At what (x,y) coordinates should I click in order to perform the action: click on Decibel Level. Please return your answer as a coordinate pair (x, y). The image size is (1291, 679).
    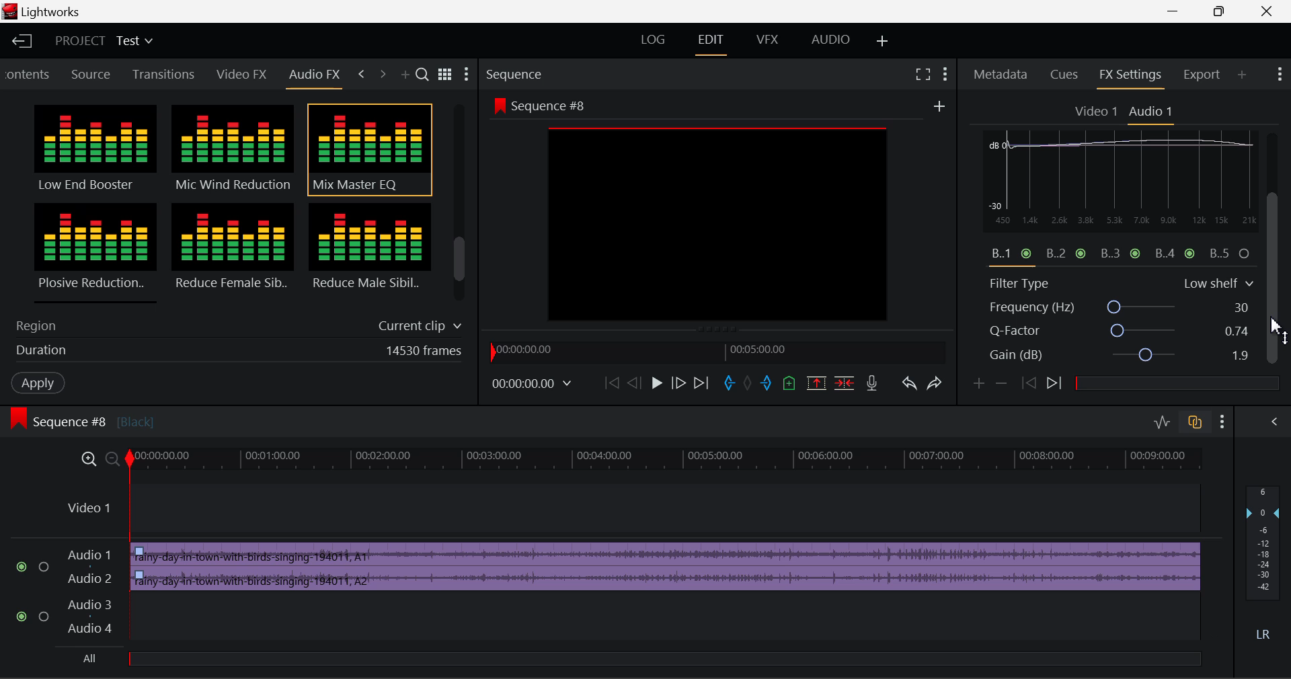
    Looking at the image, I should click on (1265, 566).